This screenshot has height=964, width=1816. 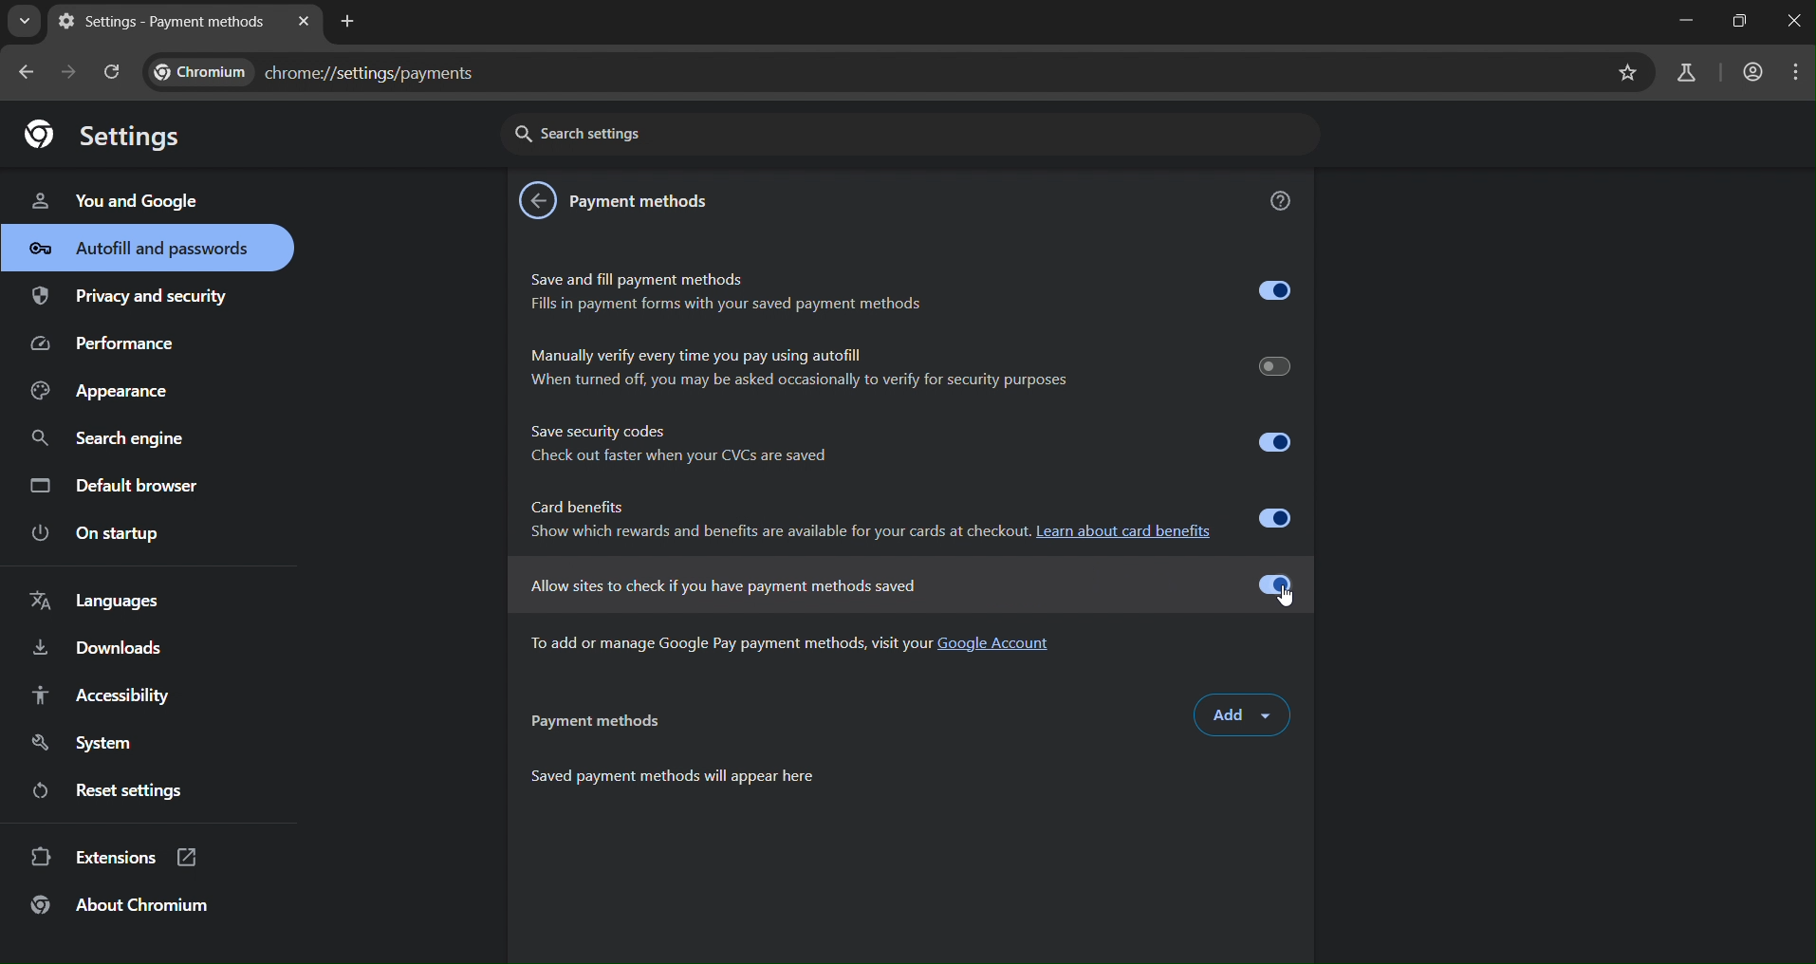 I want to click on restore down, so click(x=1742, y=20).